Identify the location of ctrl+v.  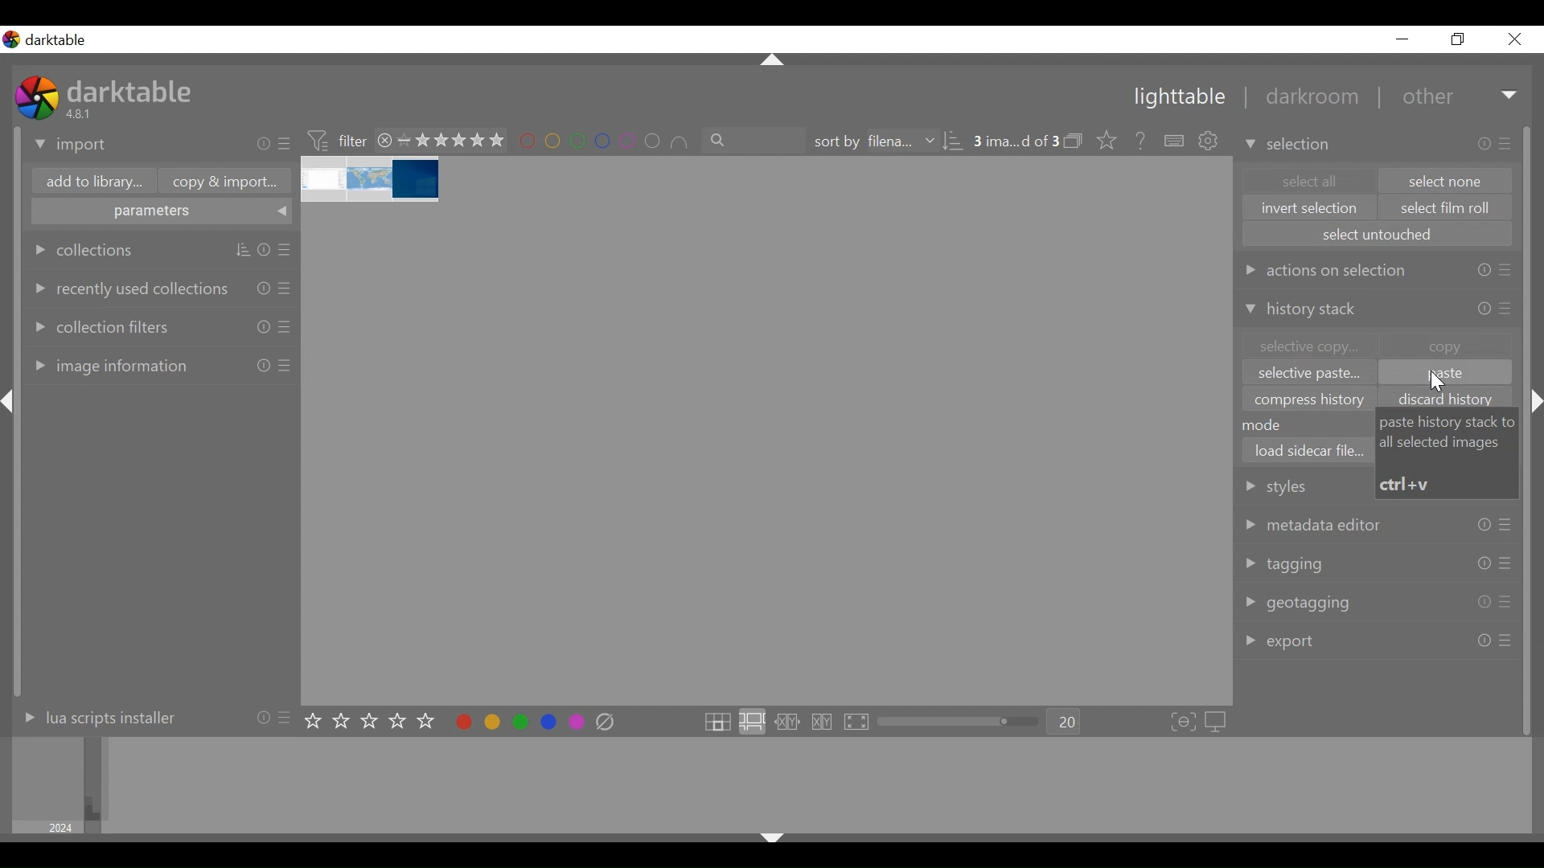
(1407, 484).